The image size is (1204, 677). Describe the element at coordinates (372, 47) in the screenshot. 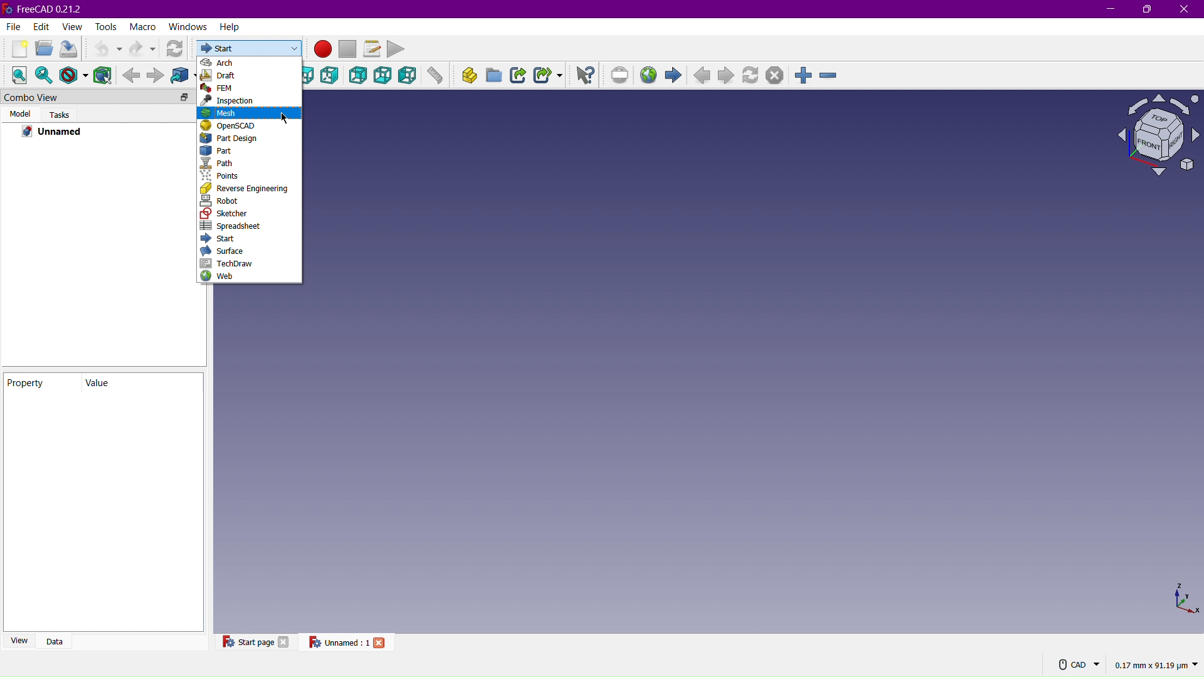

I see `Macros` at that location.